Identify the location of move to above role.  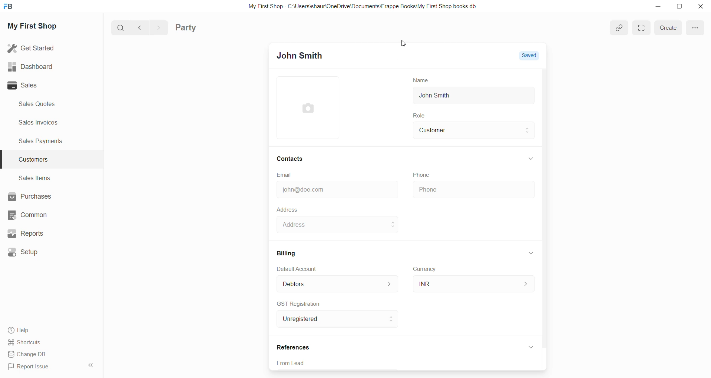
(529, 127).